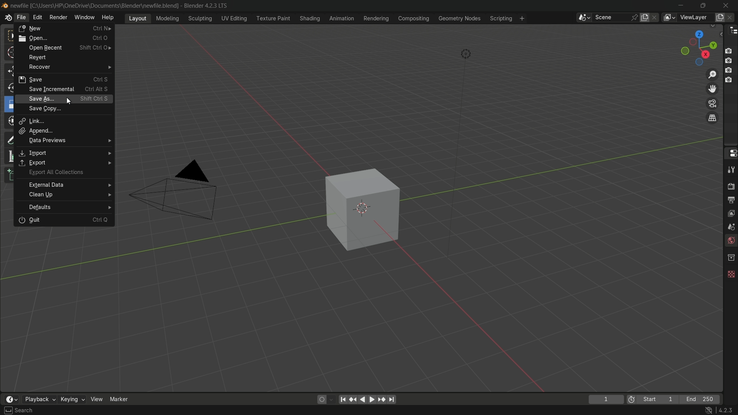 Image resolution: width=738 pixels, height=415 pixels. What do you see at coordinates (64, 57) in the screenshot?
I see `revert` at bounding box center [64, 57].